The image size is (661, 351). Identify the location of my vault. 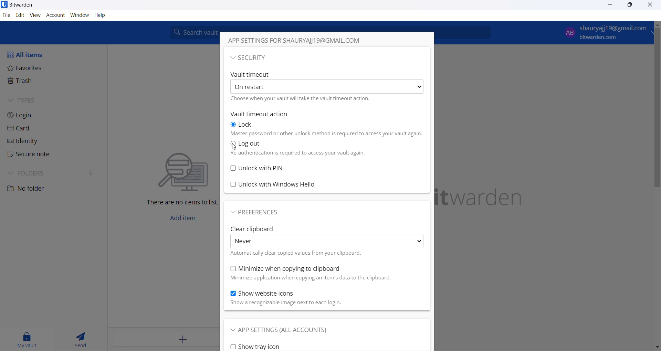
(27, 339).